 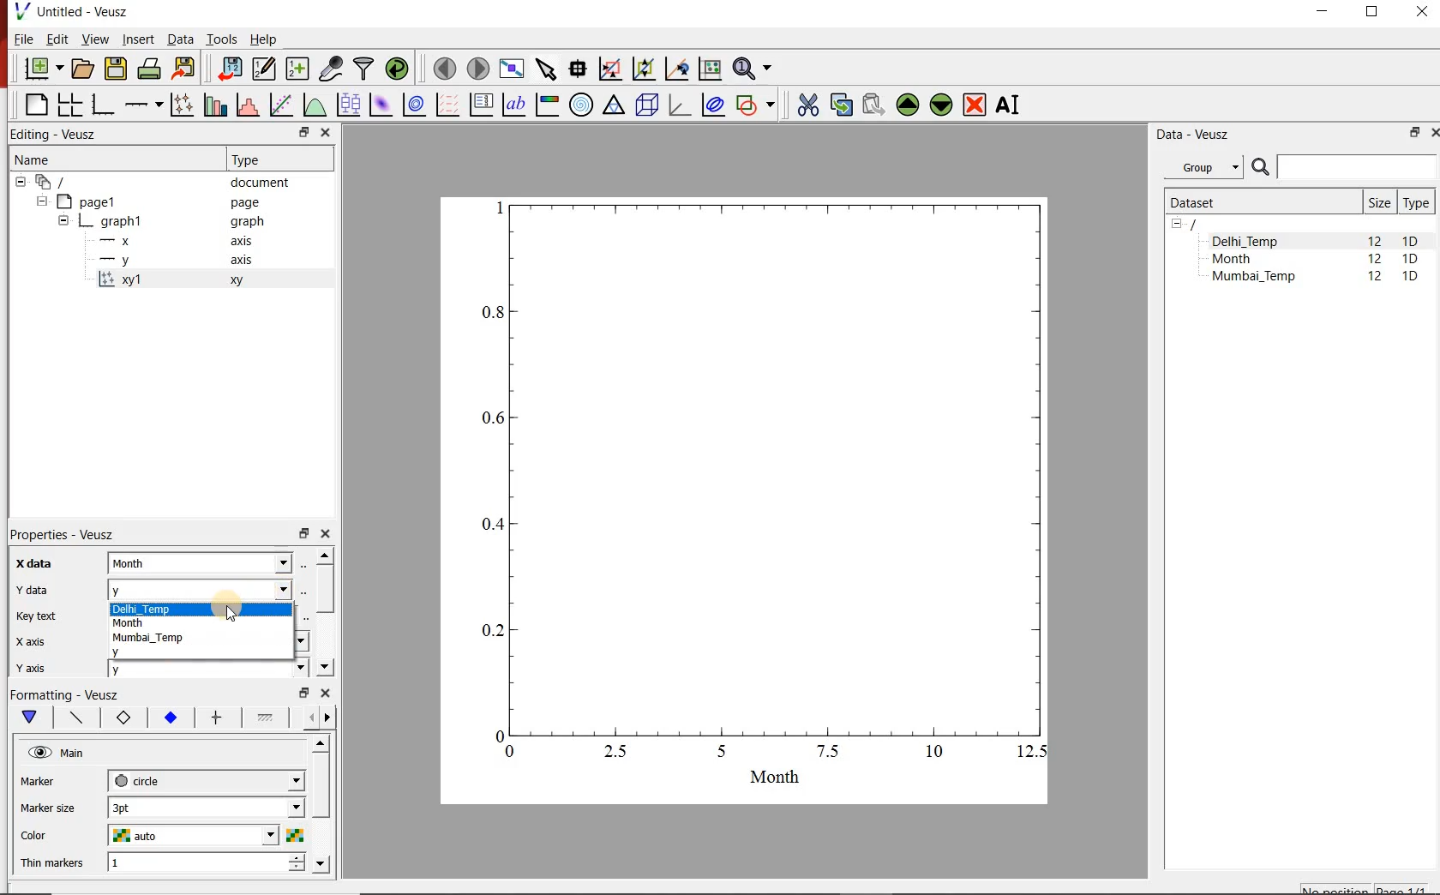 I want to click on create new datasets using available options, so click(x=297, y=69).